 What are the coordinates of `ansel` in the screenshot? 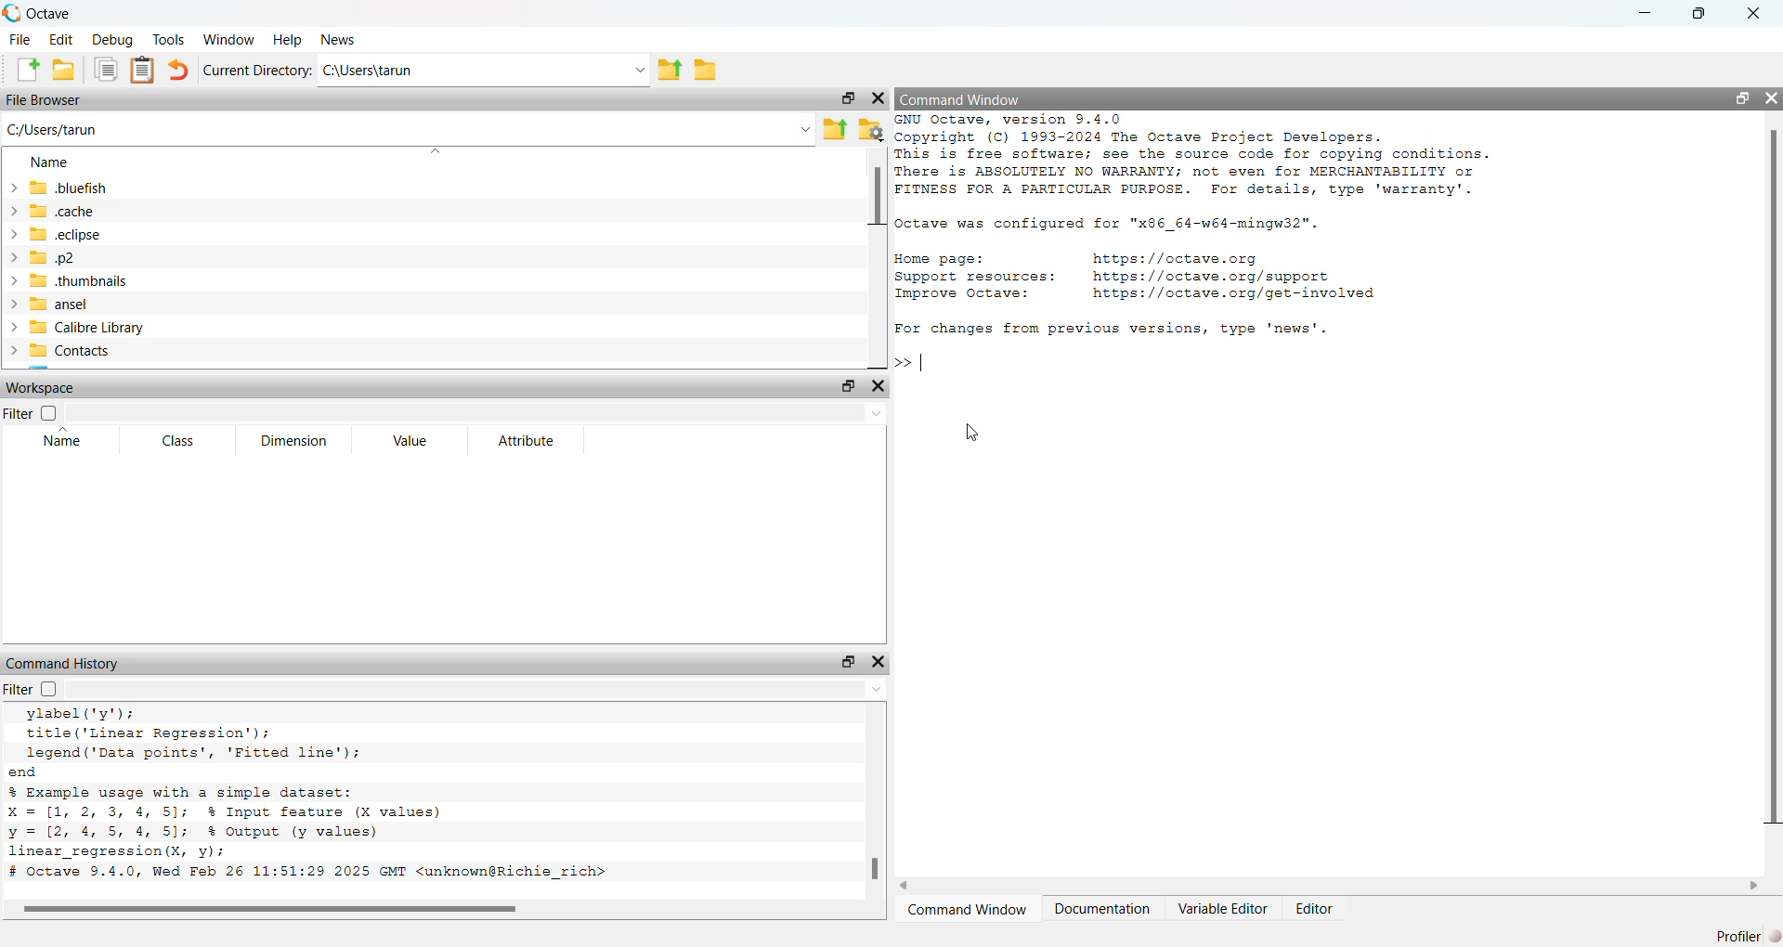 It's located at (165, 306).